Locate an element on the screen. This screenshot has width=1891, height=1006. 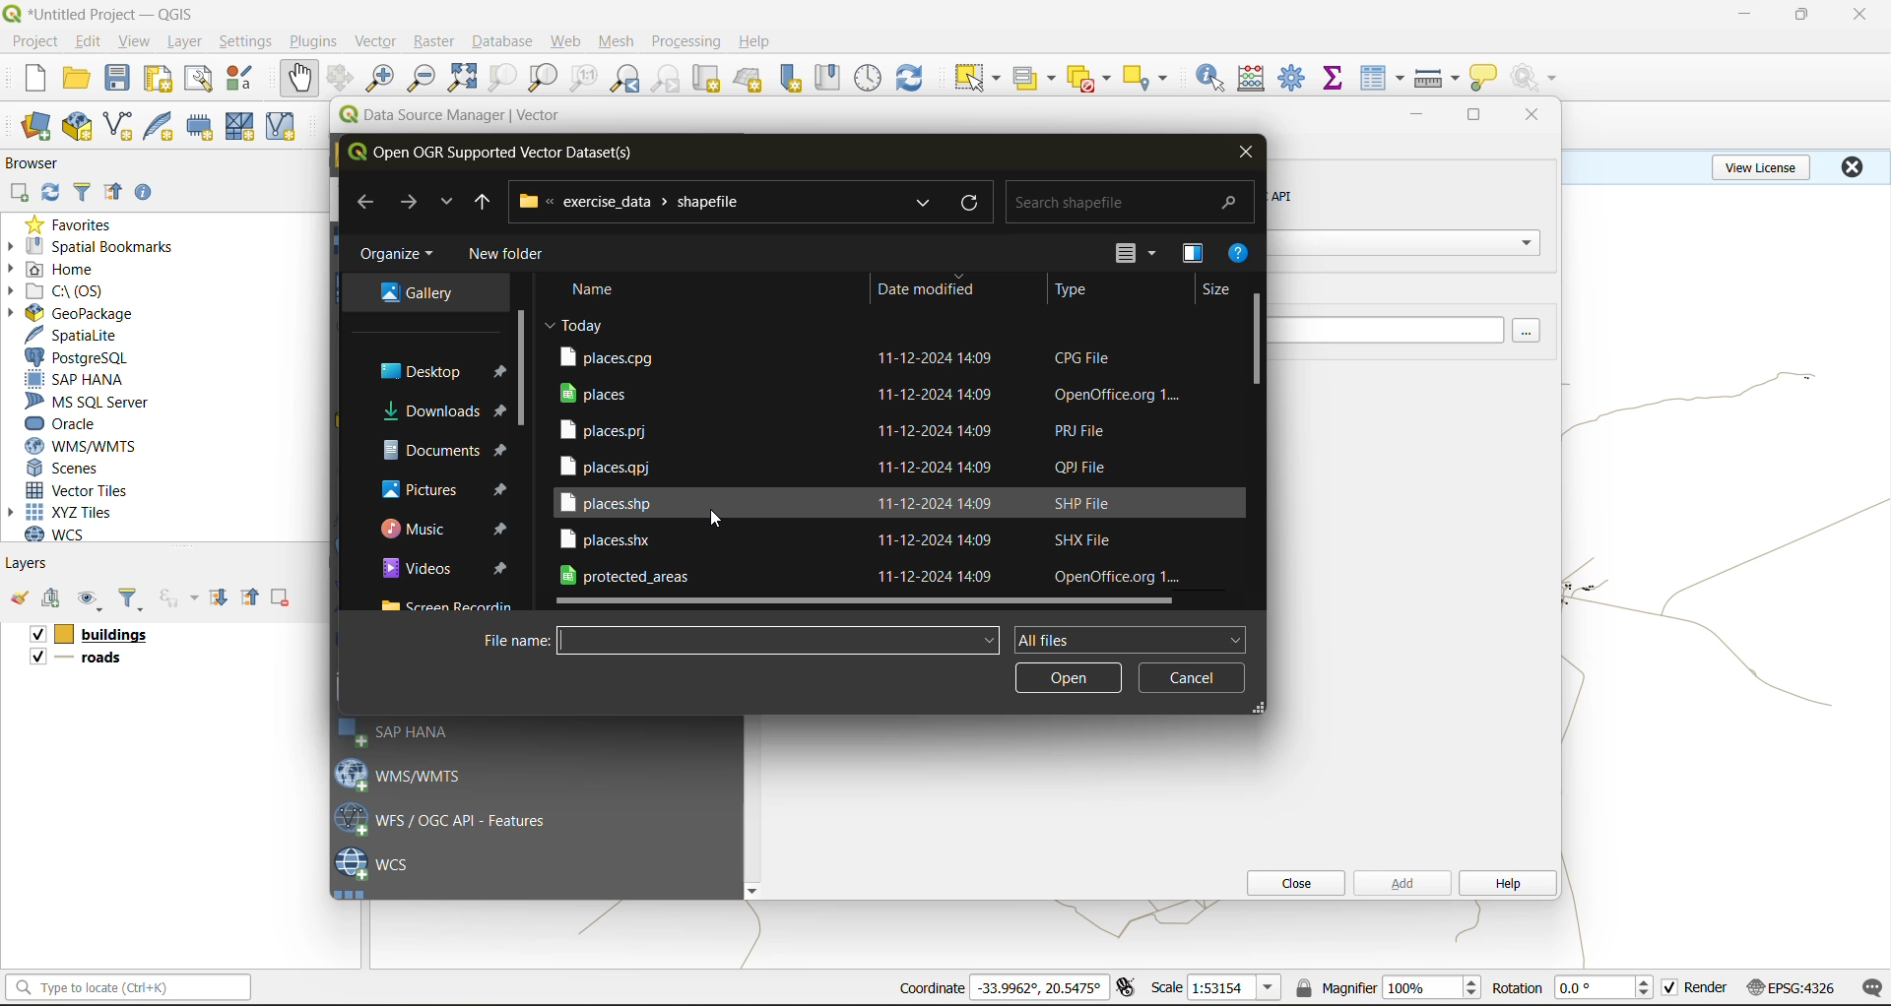
save is located at coordinates (122, 79).